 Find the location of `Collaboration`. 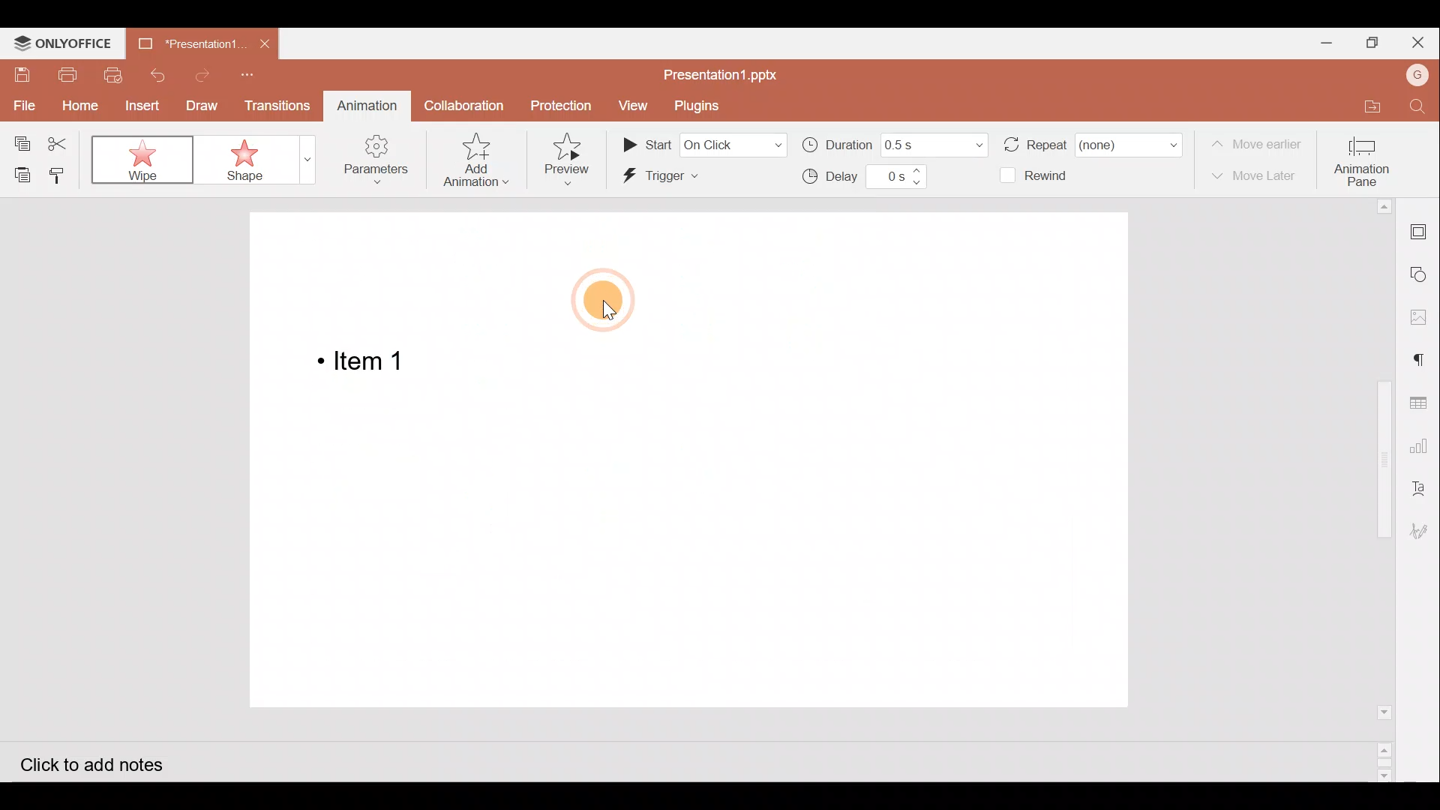

Collaboration is located at coordinates (465, 105).